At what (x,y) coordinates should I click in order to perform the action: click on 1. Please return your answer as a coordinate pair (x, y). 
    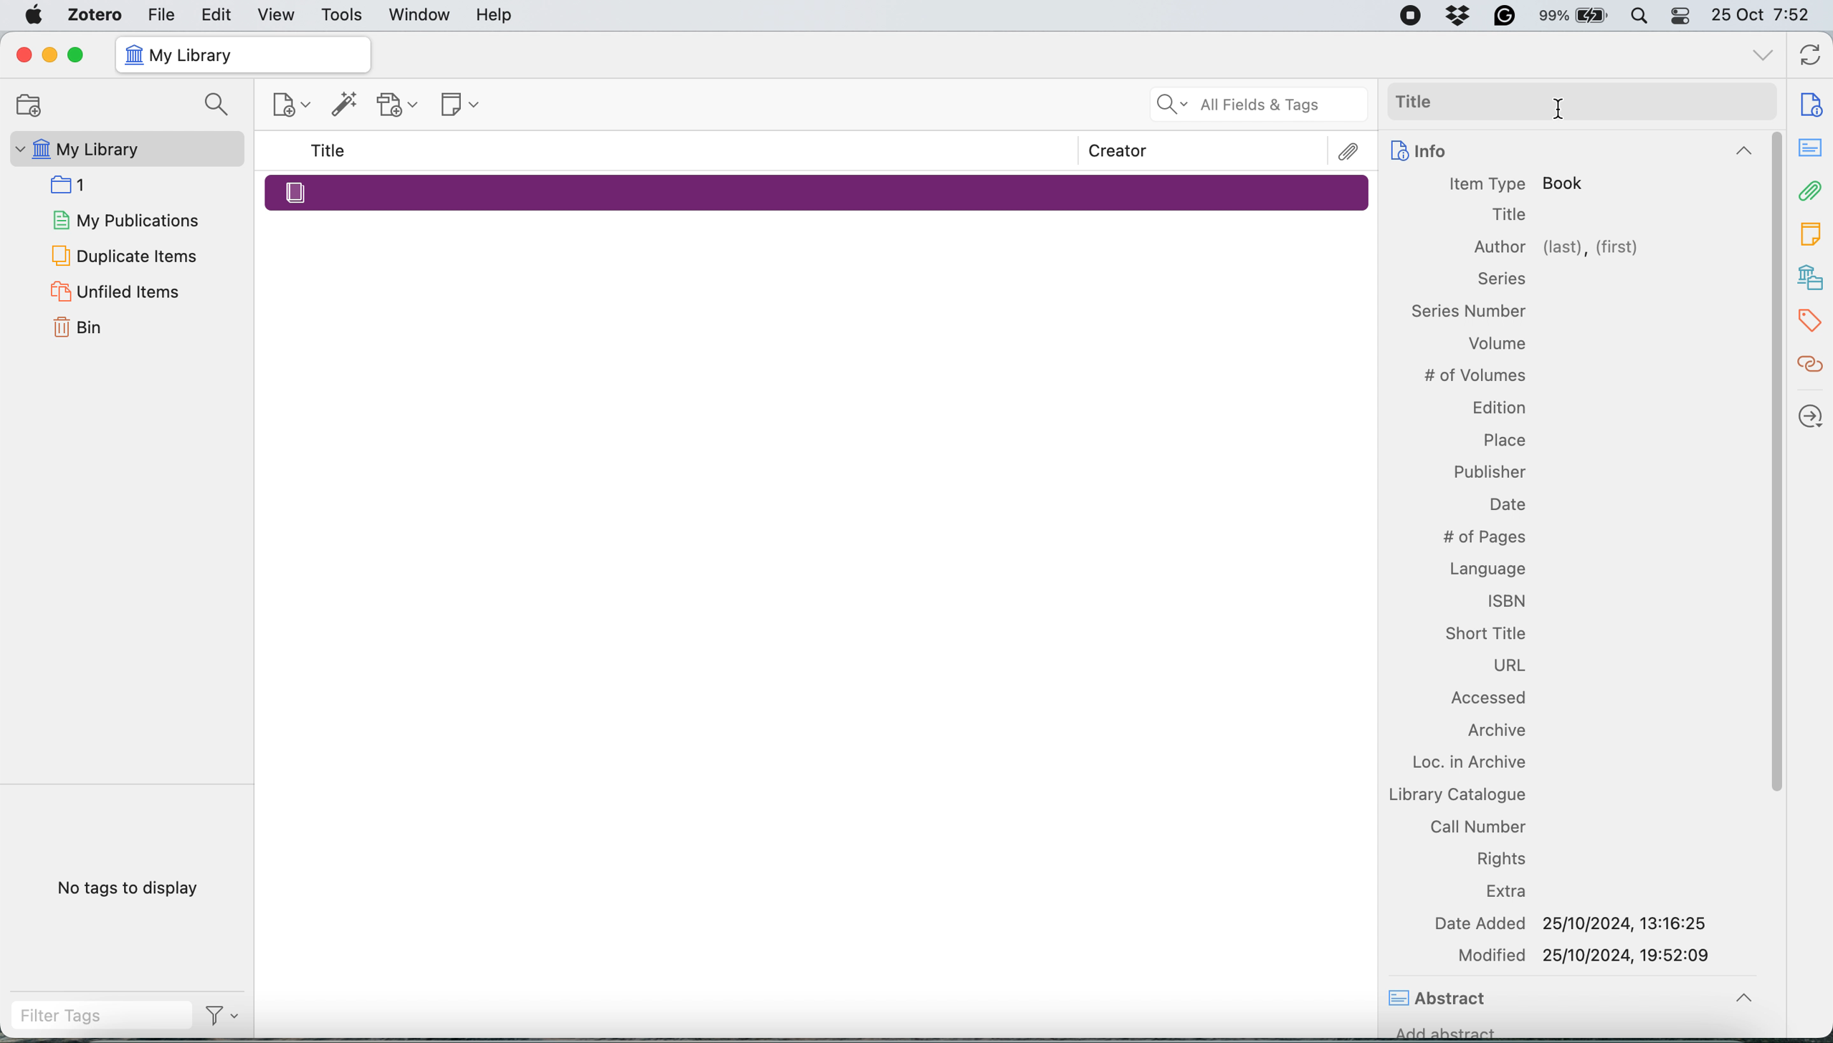
    Looking at the image, I should click on (75, 183).